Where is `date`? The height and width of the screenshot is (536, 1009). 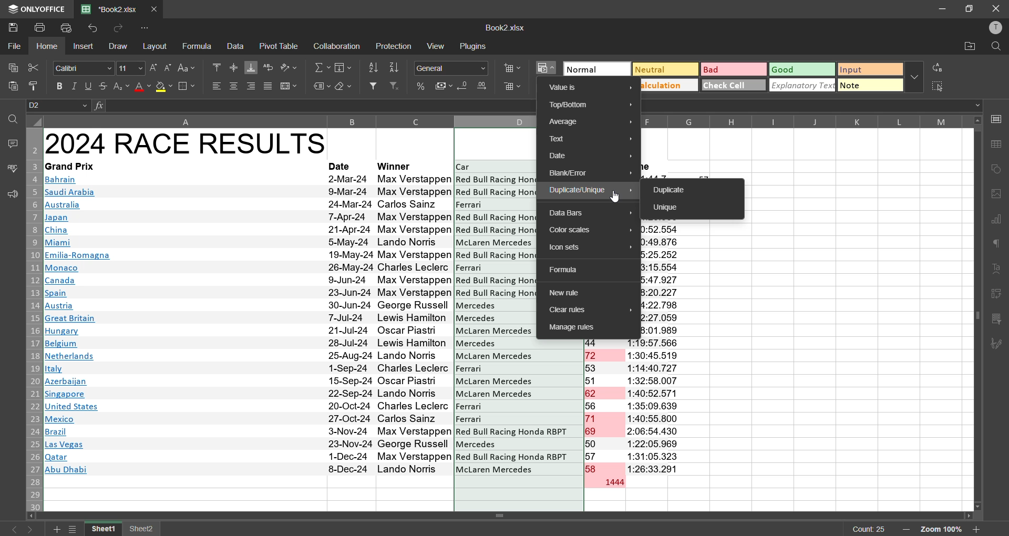 date is located at coordinates (591, 157).